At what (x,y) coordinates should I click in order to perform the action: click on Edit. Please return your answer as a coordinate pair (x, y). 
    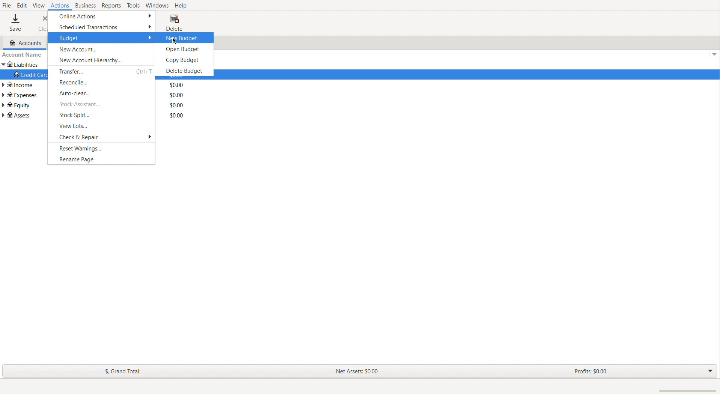
    Looking at the image, I should click on (23, 5).